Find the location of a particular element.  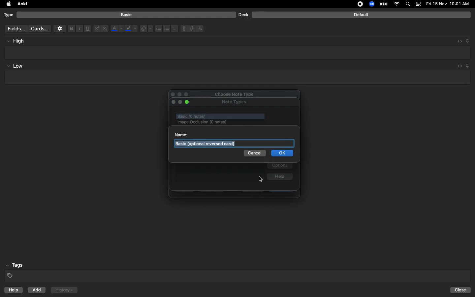

help is located at coordinates (12, 291).